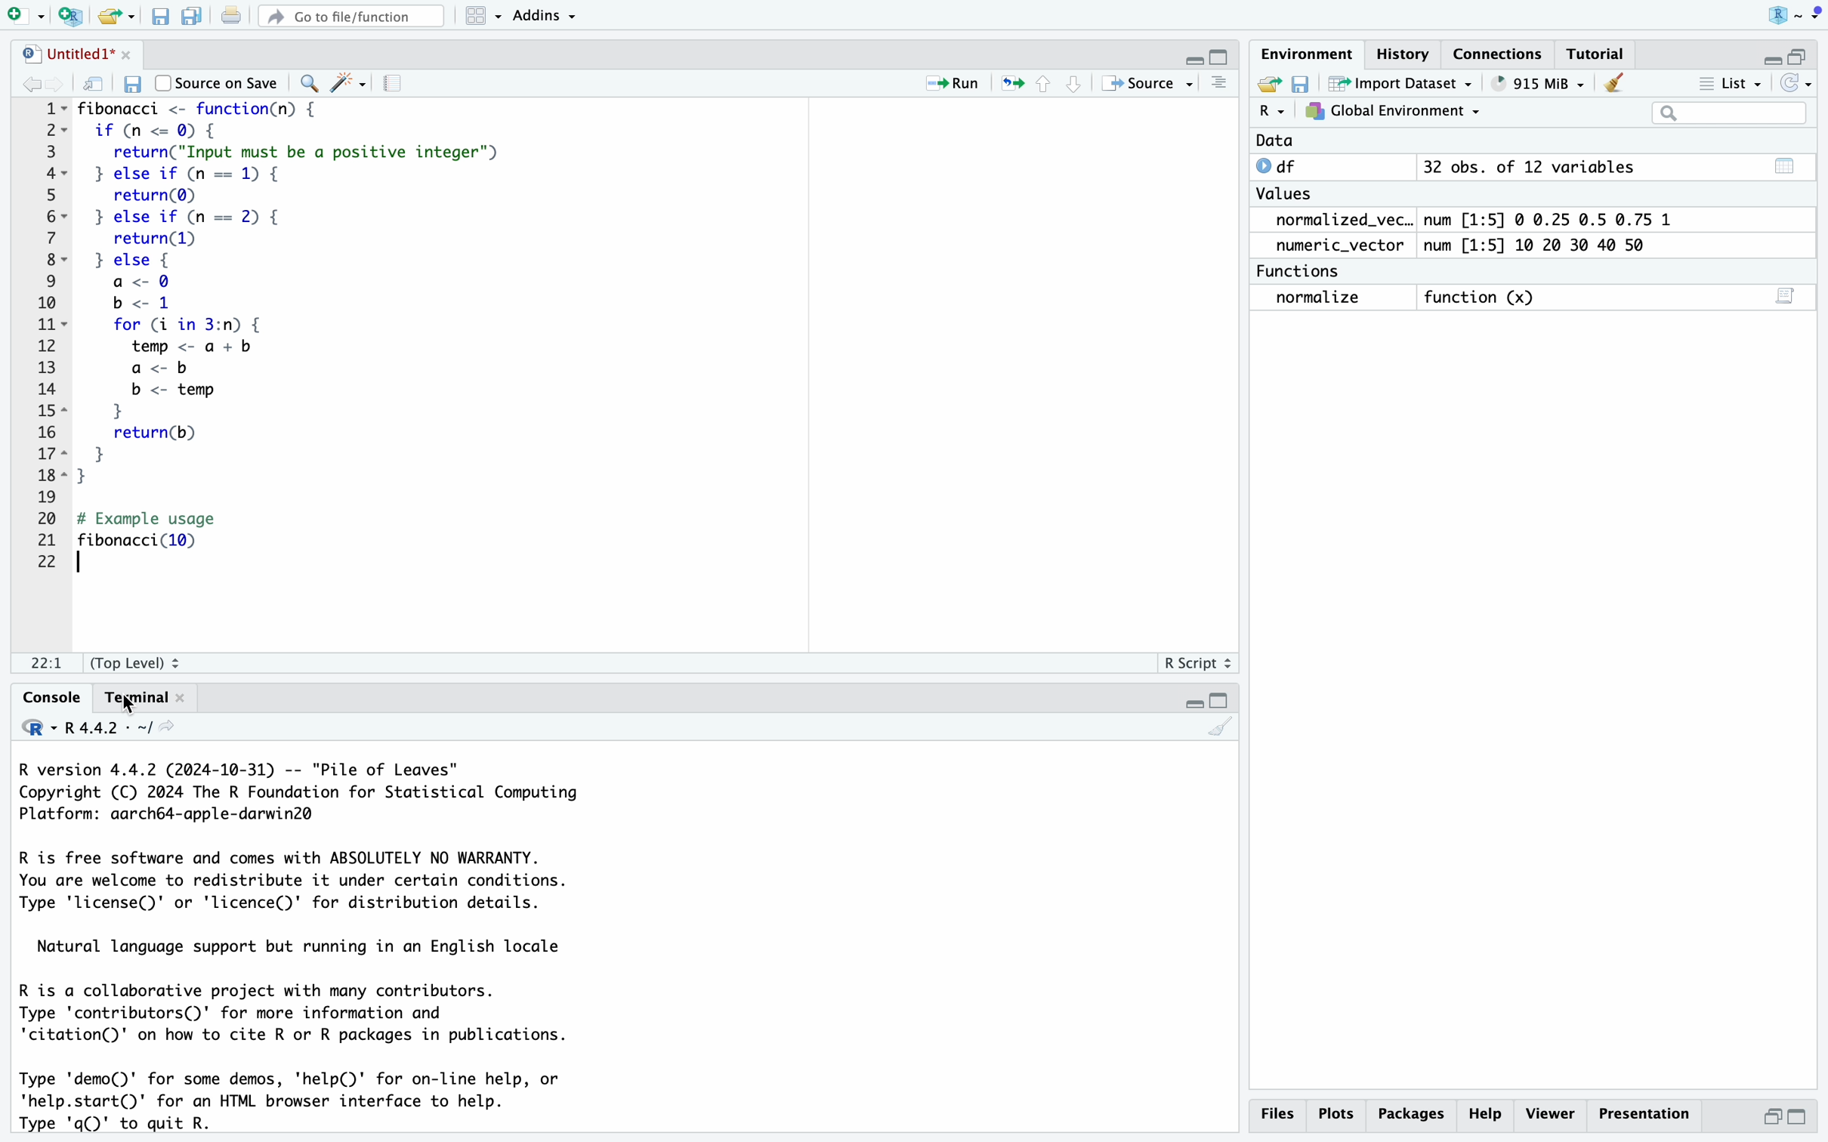 The height and width of the screenshot is (1142, 1828). I want to click on numeric_vector, so click(1336, 246).